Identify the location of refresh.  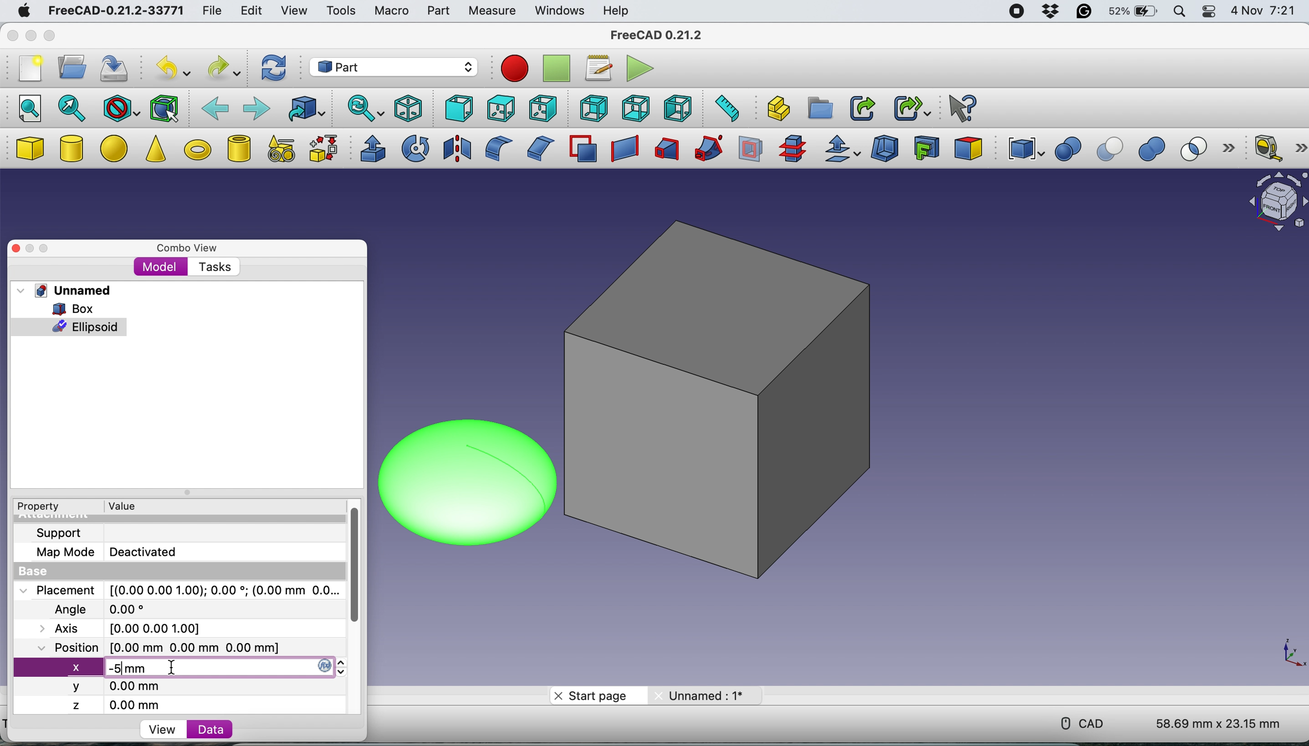
(273, 69).